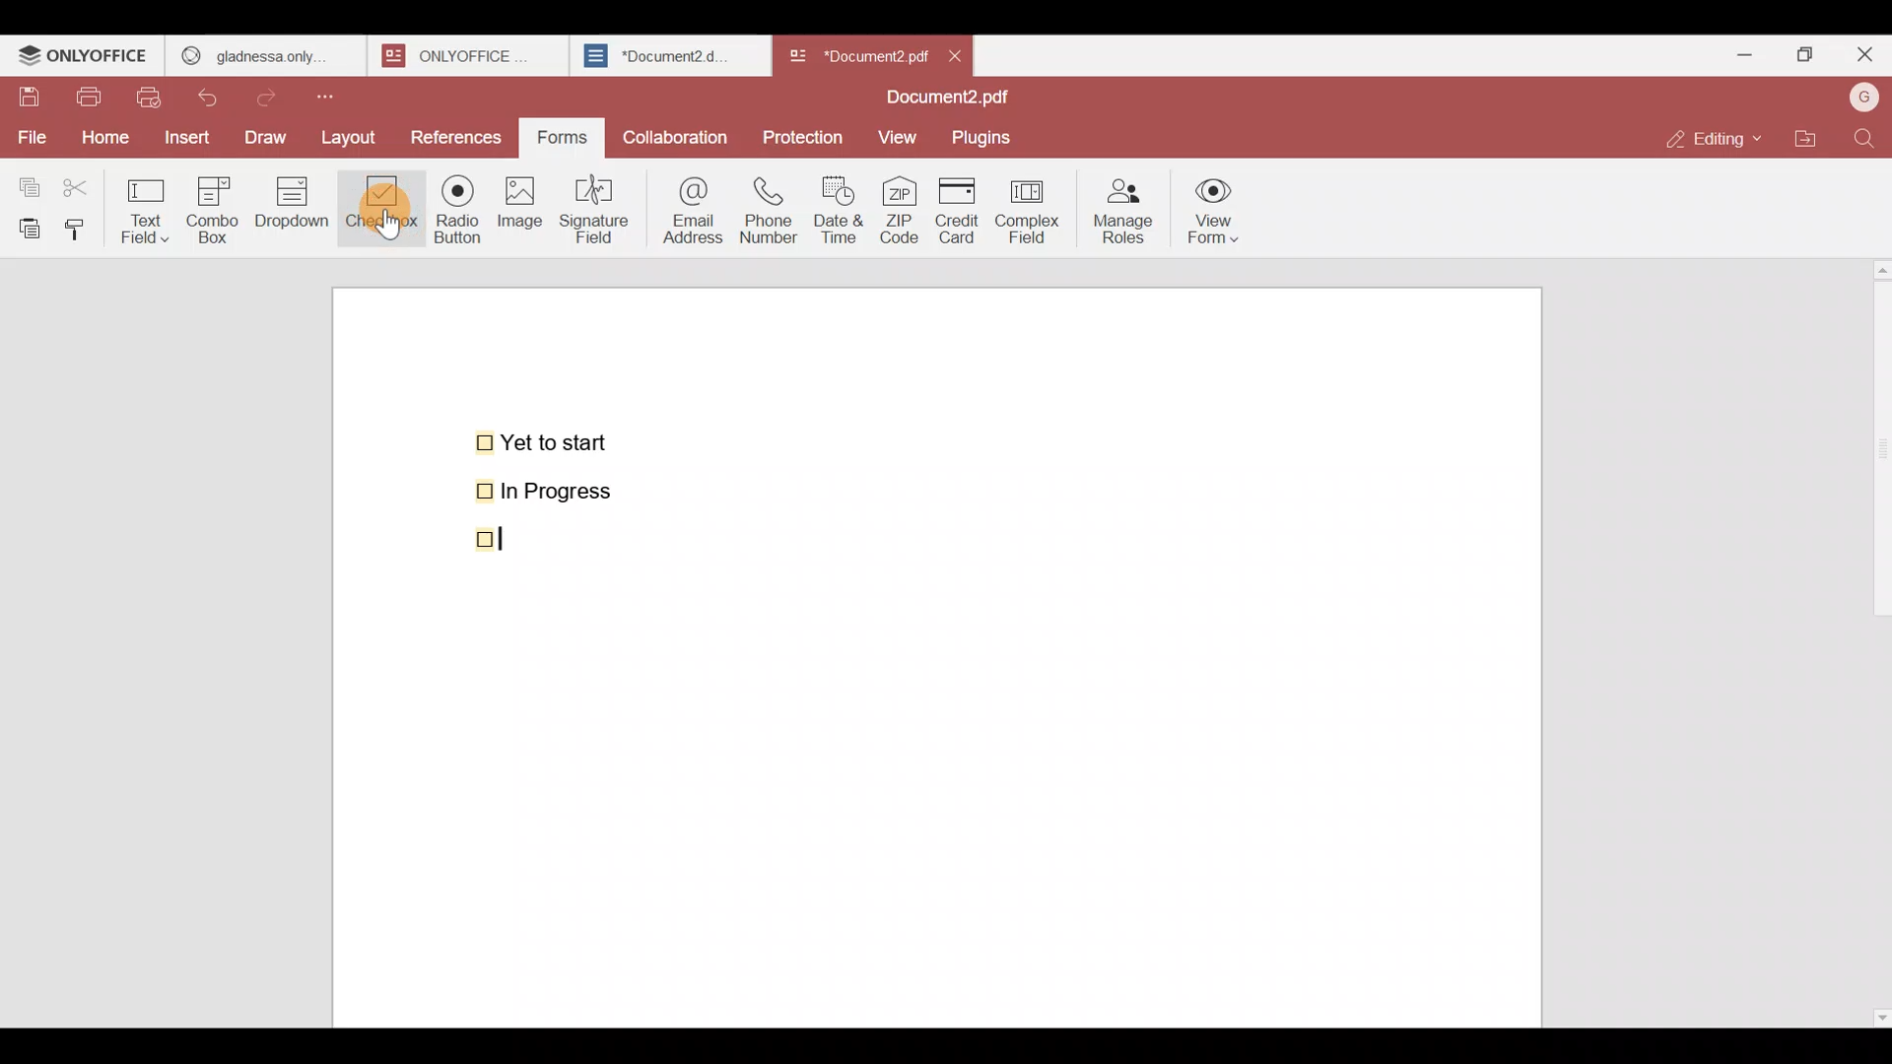 The image size is (1892, 1064). I want to click on Combo box, so click(212, 207).